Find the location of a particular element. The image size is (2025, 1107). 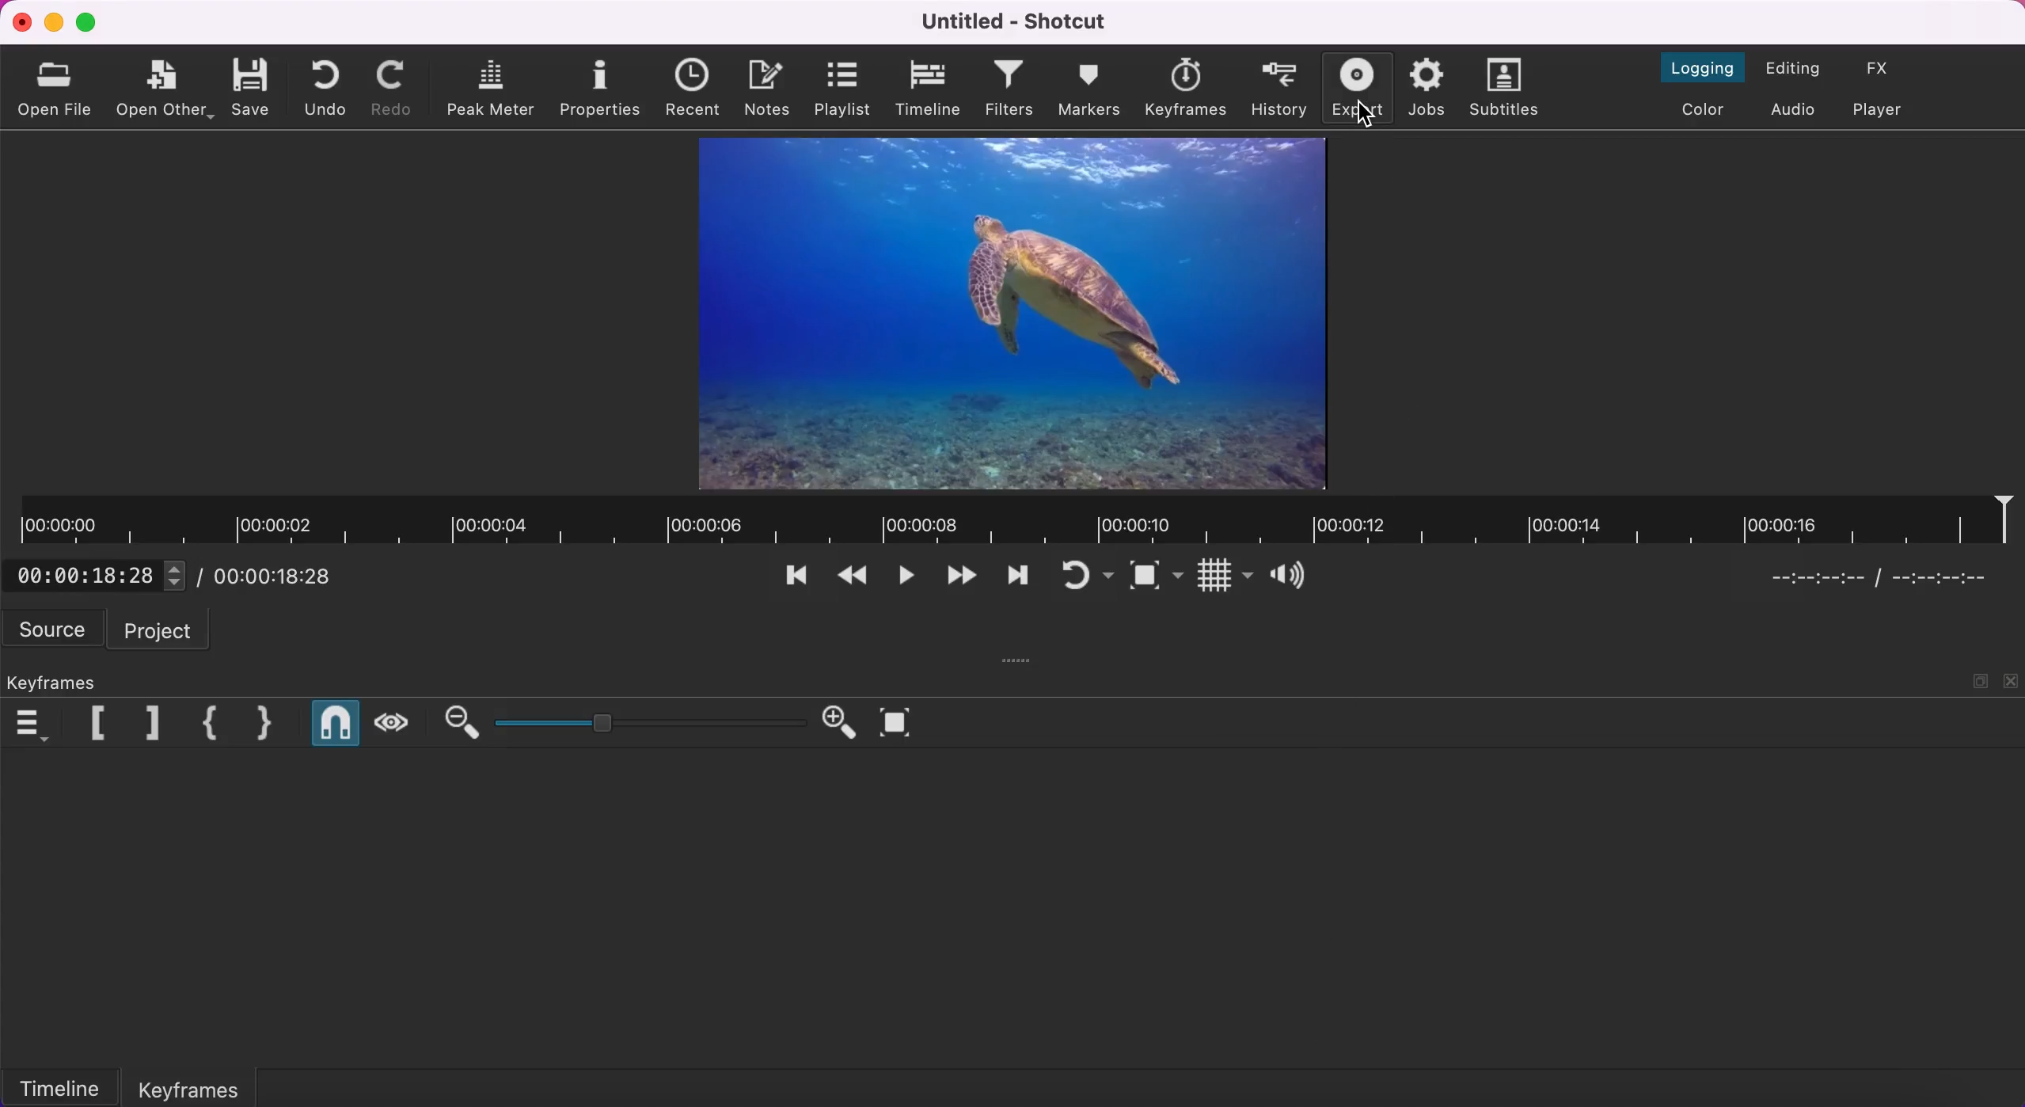

skip to the next point is located at coordinates (964, 577).